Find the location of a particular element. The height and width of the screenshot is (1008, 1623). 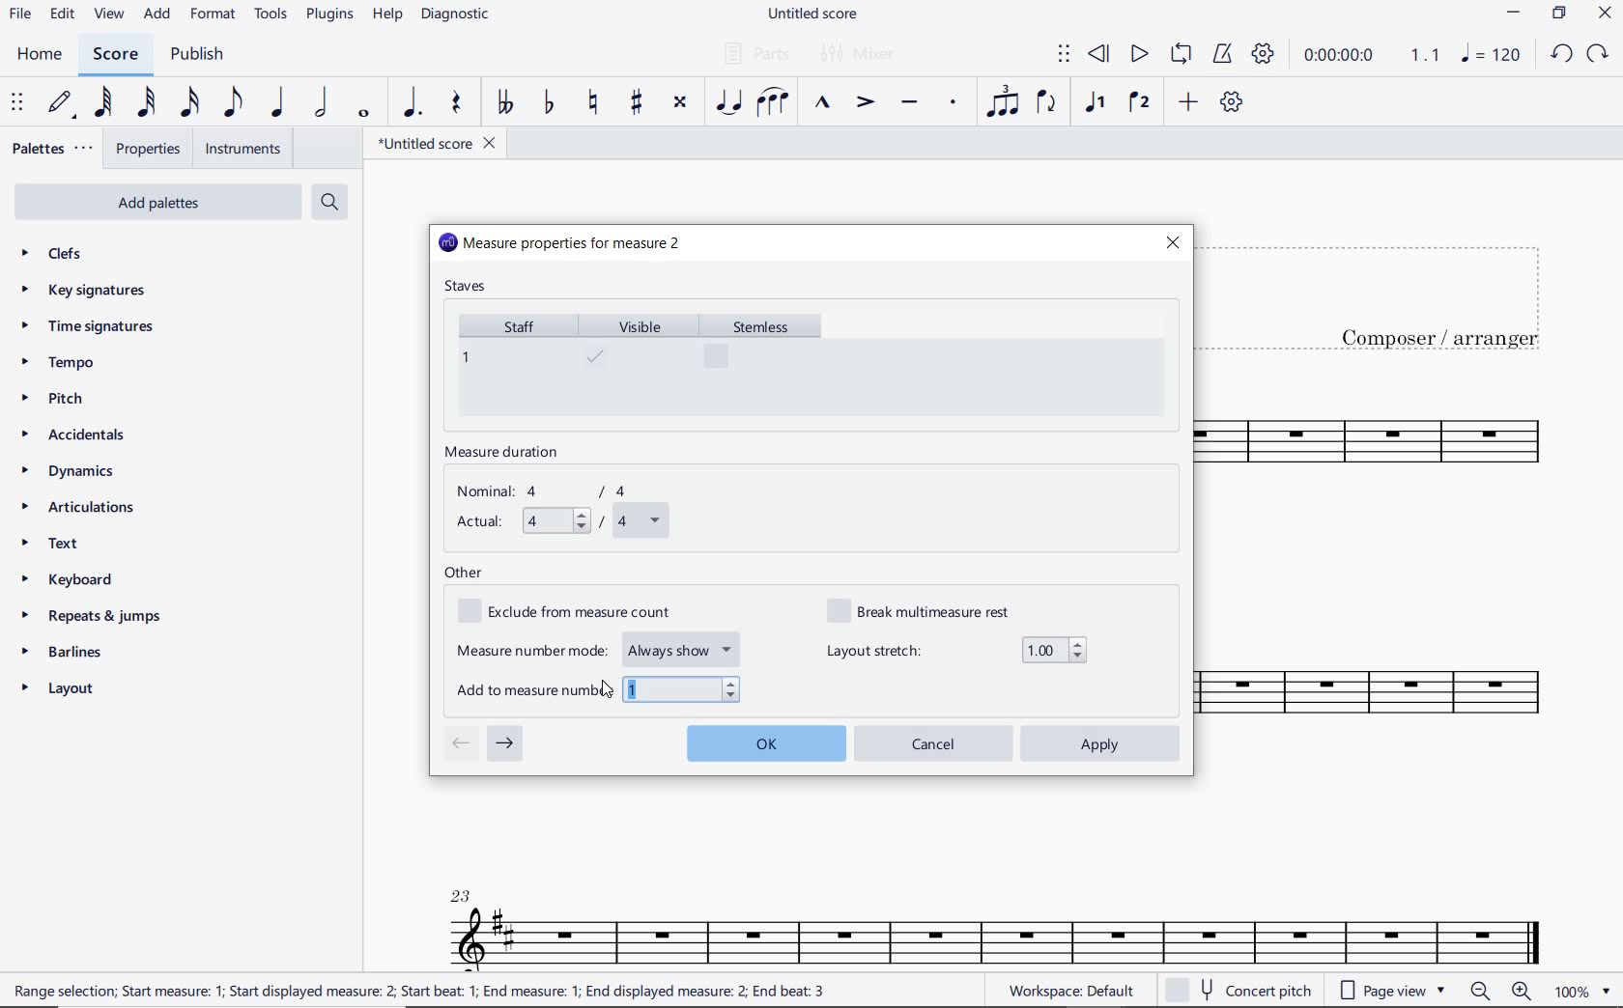

MIXER is located at coordinates (859, 54).